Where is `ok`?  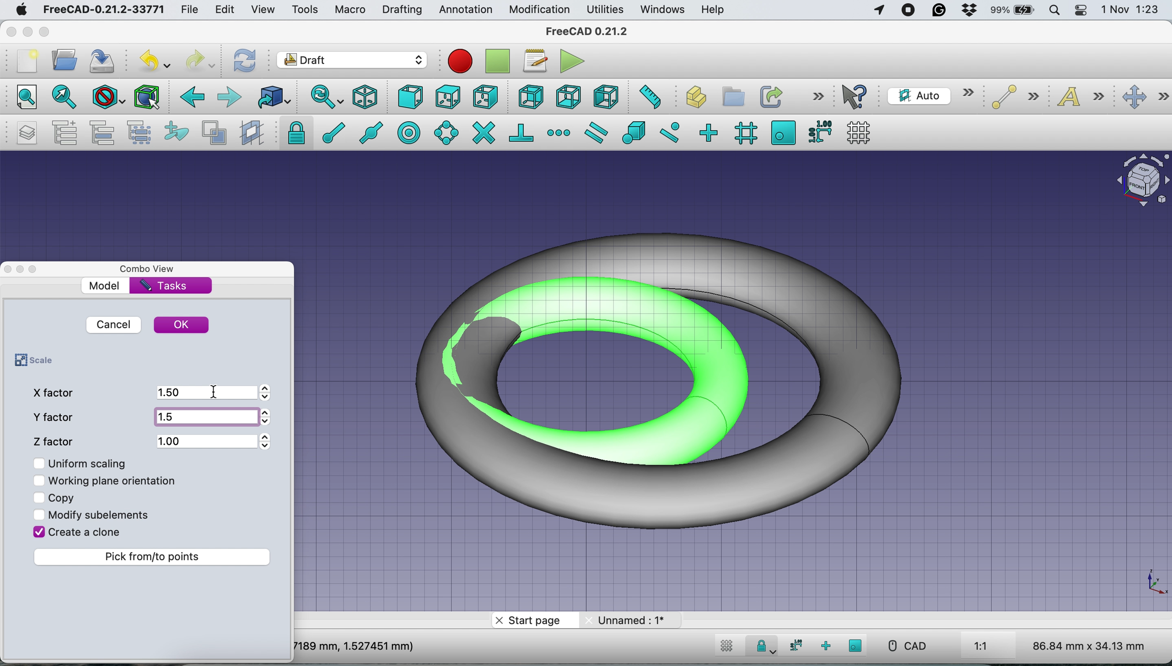
ok is located at coordinates (183, 325).